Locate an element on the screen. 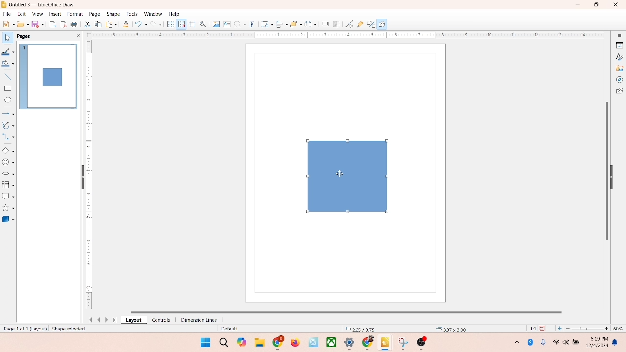 The width and height of the screenshot is (626, 352). next page is located at coordinates (108, 320).